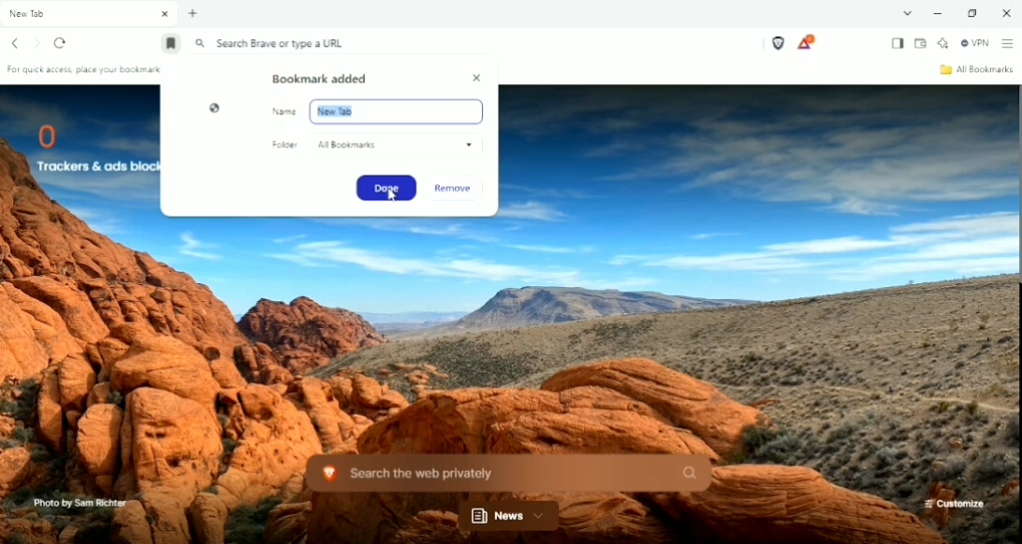 The image size is (1022, 544). Describe the element at coordinates (87, 72) in the screenshot. I see `For quick access, place your bookmarks here on the bookmarks bar.  Import bookmarks now` at that location.